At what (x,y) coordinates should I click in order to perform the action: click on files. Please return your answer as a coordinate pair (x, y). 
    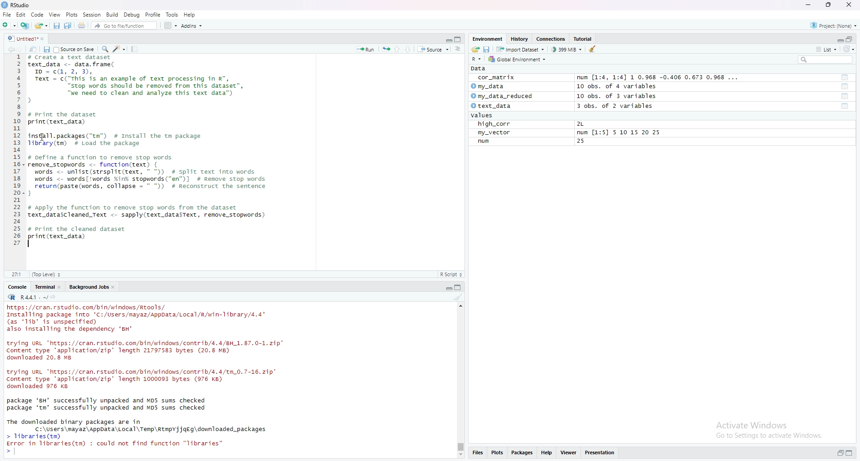
    Looking at the image, I should click on (478, 453).